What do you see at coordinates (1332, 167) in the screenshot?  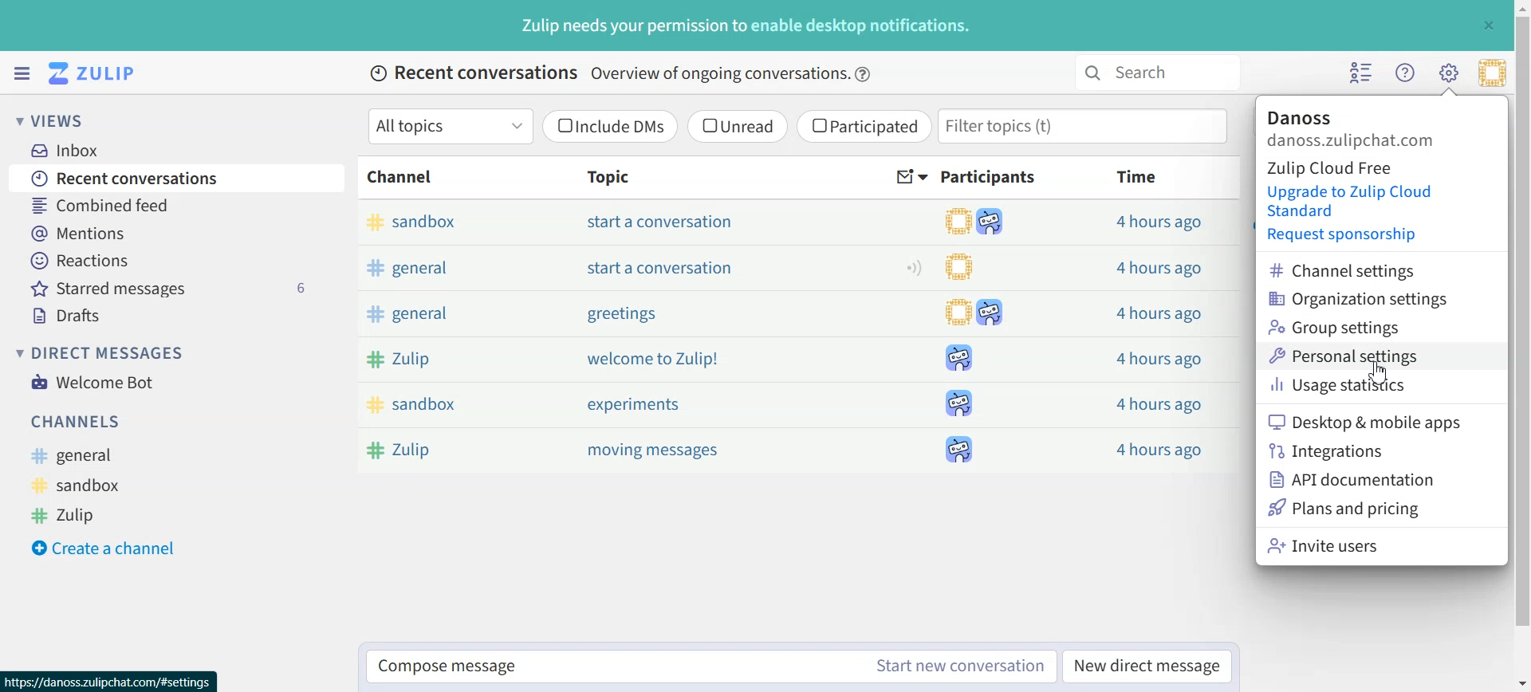 I see `| Zulip Cloud Free` at bounding box center [1332, 167].